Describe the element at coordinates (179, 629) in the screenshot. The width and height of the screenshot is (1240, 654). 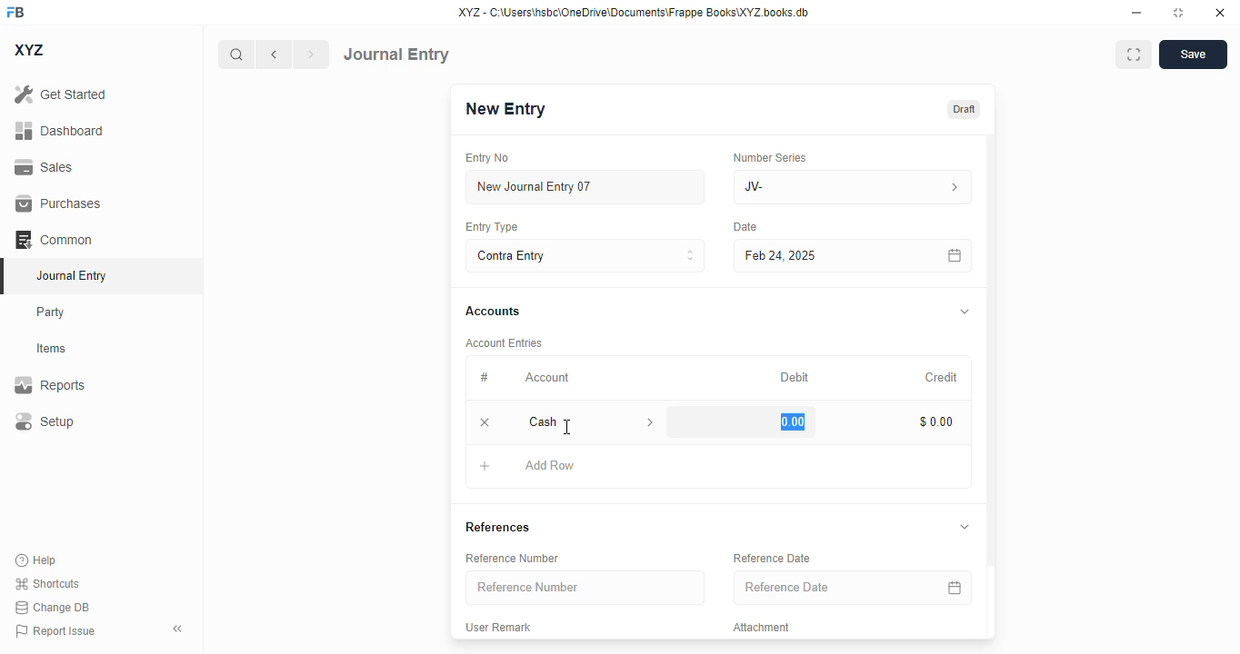
I see `toggle sidebar` at that location.